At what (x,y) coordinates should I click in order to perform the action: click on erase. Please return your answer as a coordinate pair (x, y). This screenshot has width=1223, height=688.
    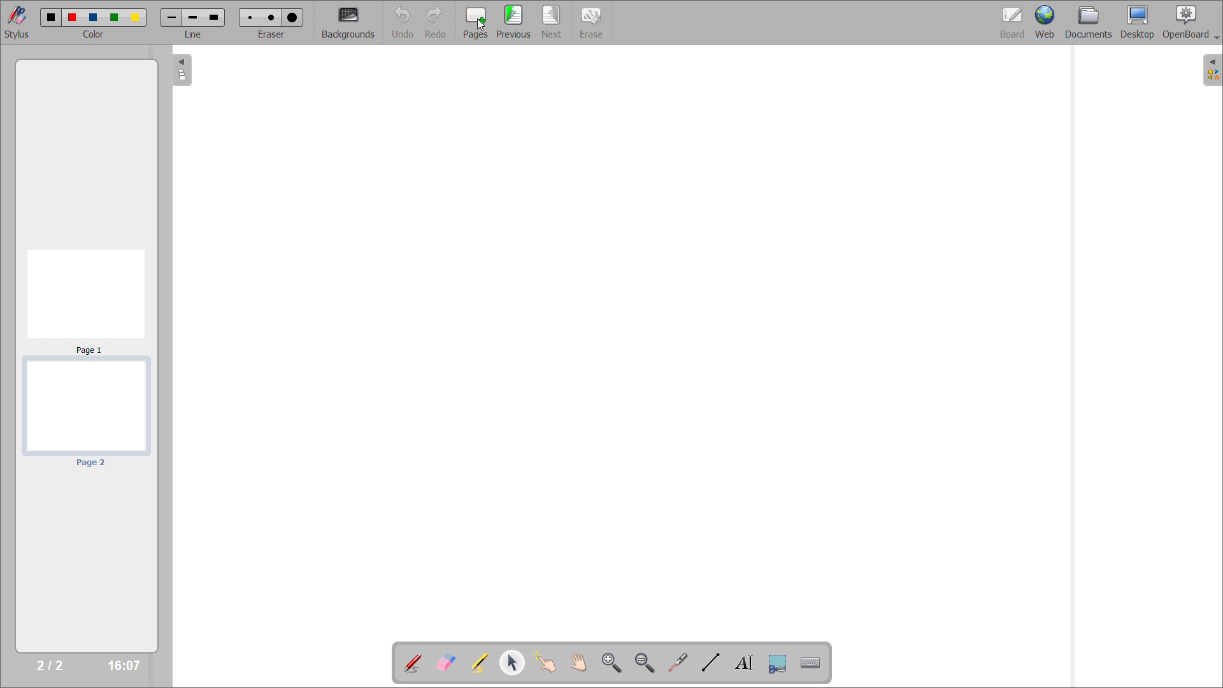
    Looking at the image, I should click on (594, 22).